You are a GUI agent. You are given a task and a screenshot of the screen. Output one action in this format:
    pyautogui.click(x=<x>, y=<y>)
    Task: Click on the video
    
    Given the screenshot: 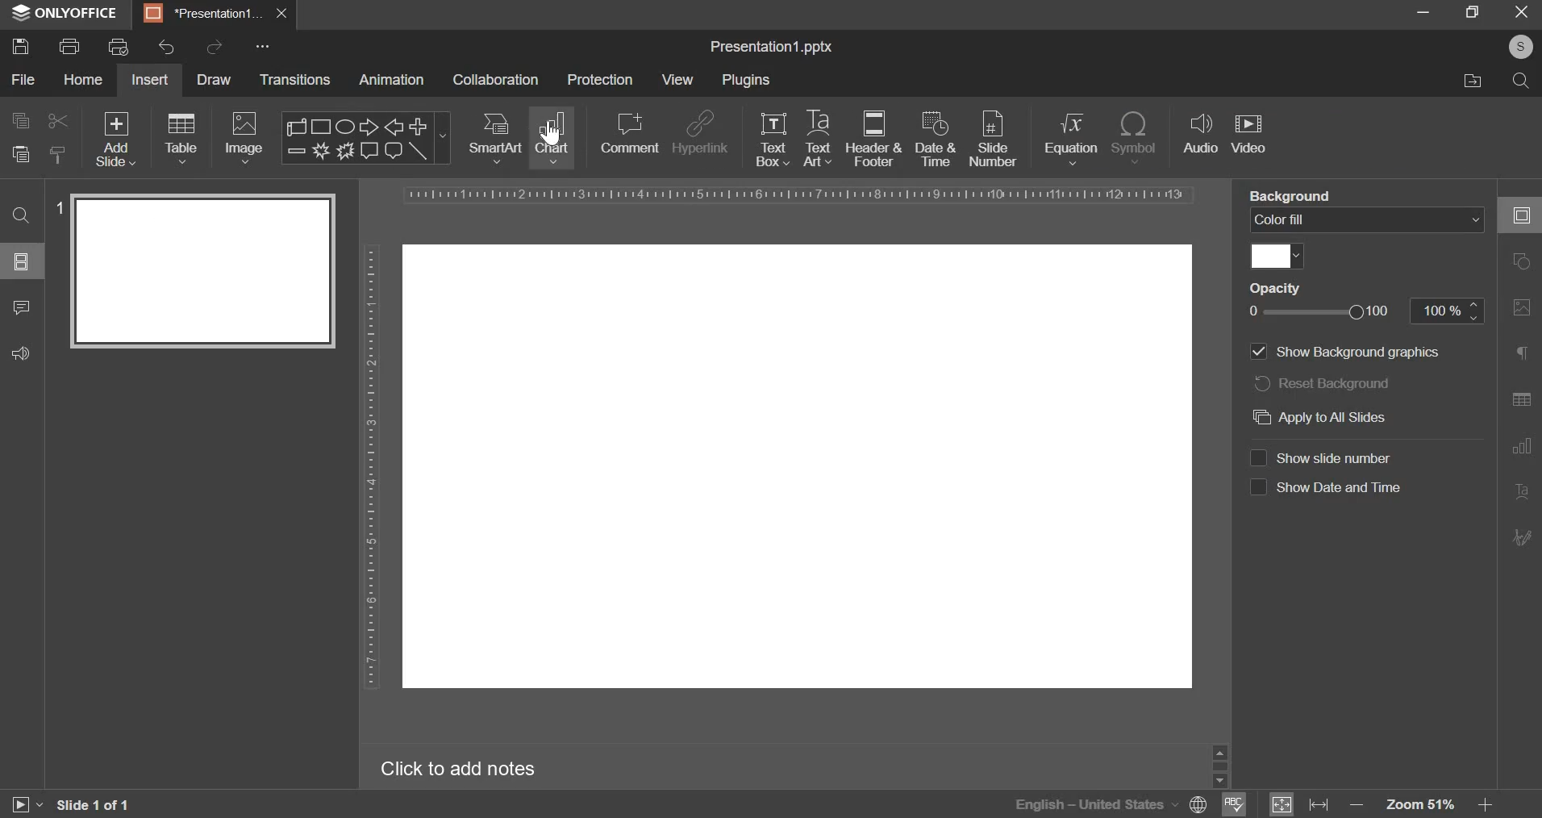 What is the action you would take?
    pyautogui.click(x=1249, y=132)
    